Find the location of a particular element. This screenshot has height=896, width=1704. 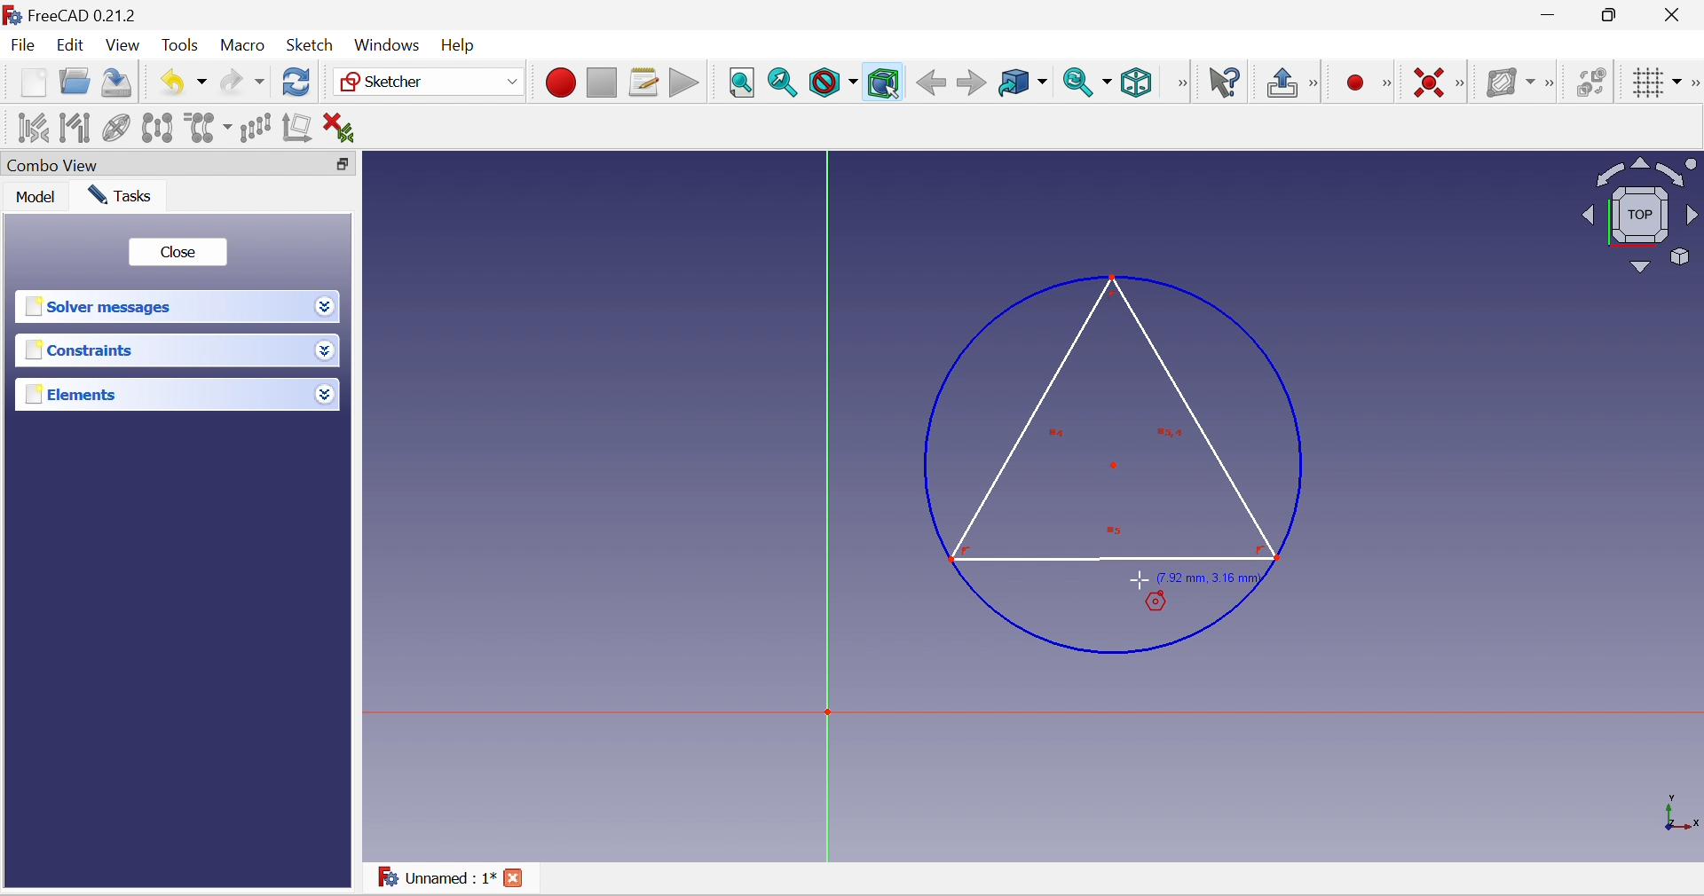

Minimize is located at coordinates (1548, 14).